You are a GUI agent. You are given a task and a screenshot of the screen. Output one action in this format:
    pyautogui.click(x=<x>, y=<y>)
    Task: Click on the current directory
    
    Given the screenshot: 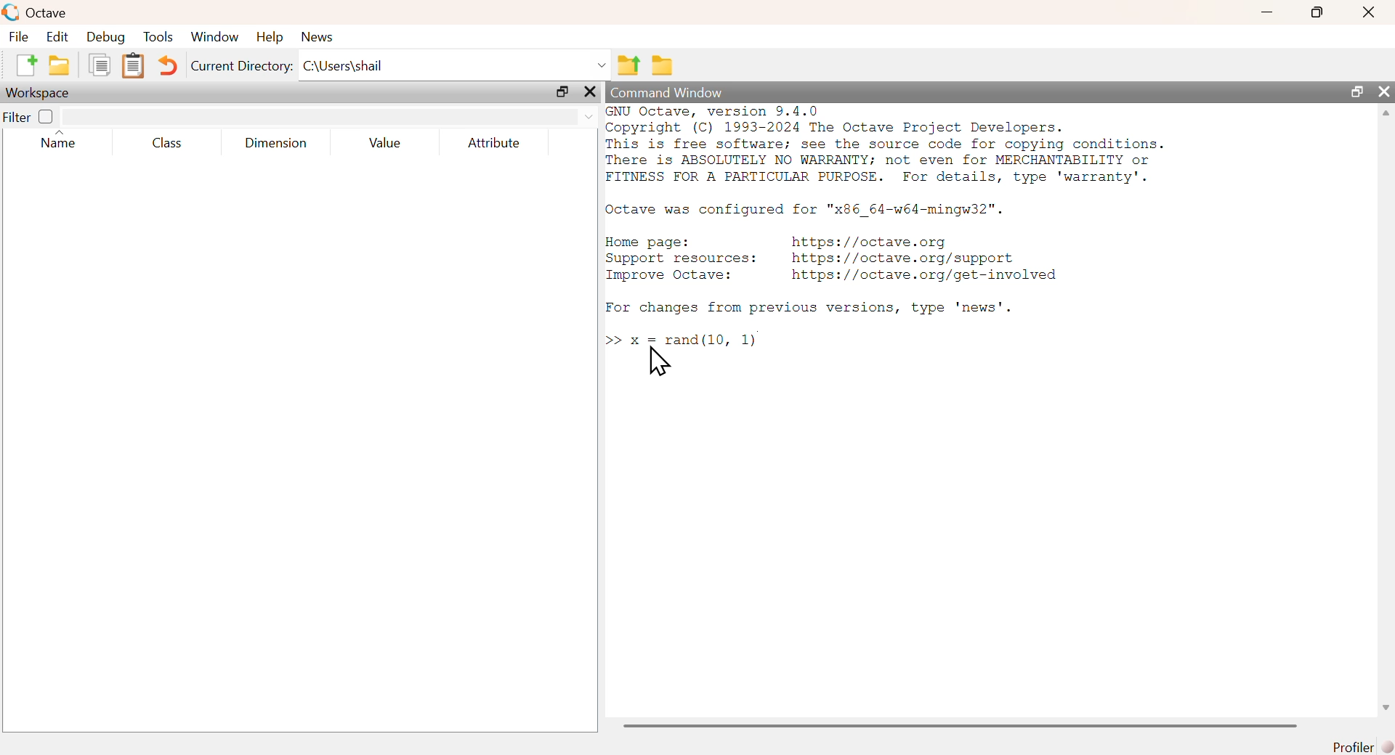 What is the action you would take?
    pyautogui.click(x=243, y=67)
    